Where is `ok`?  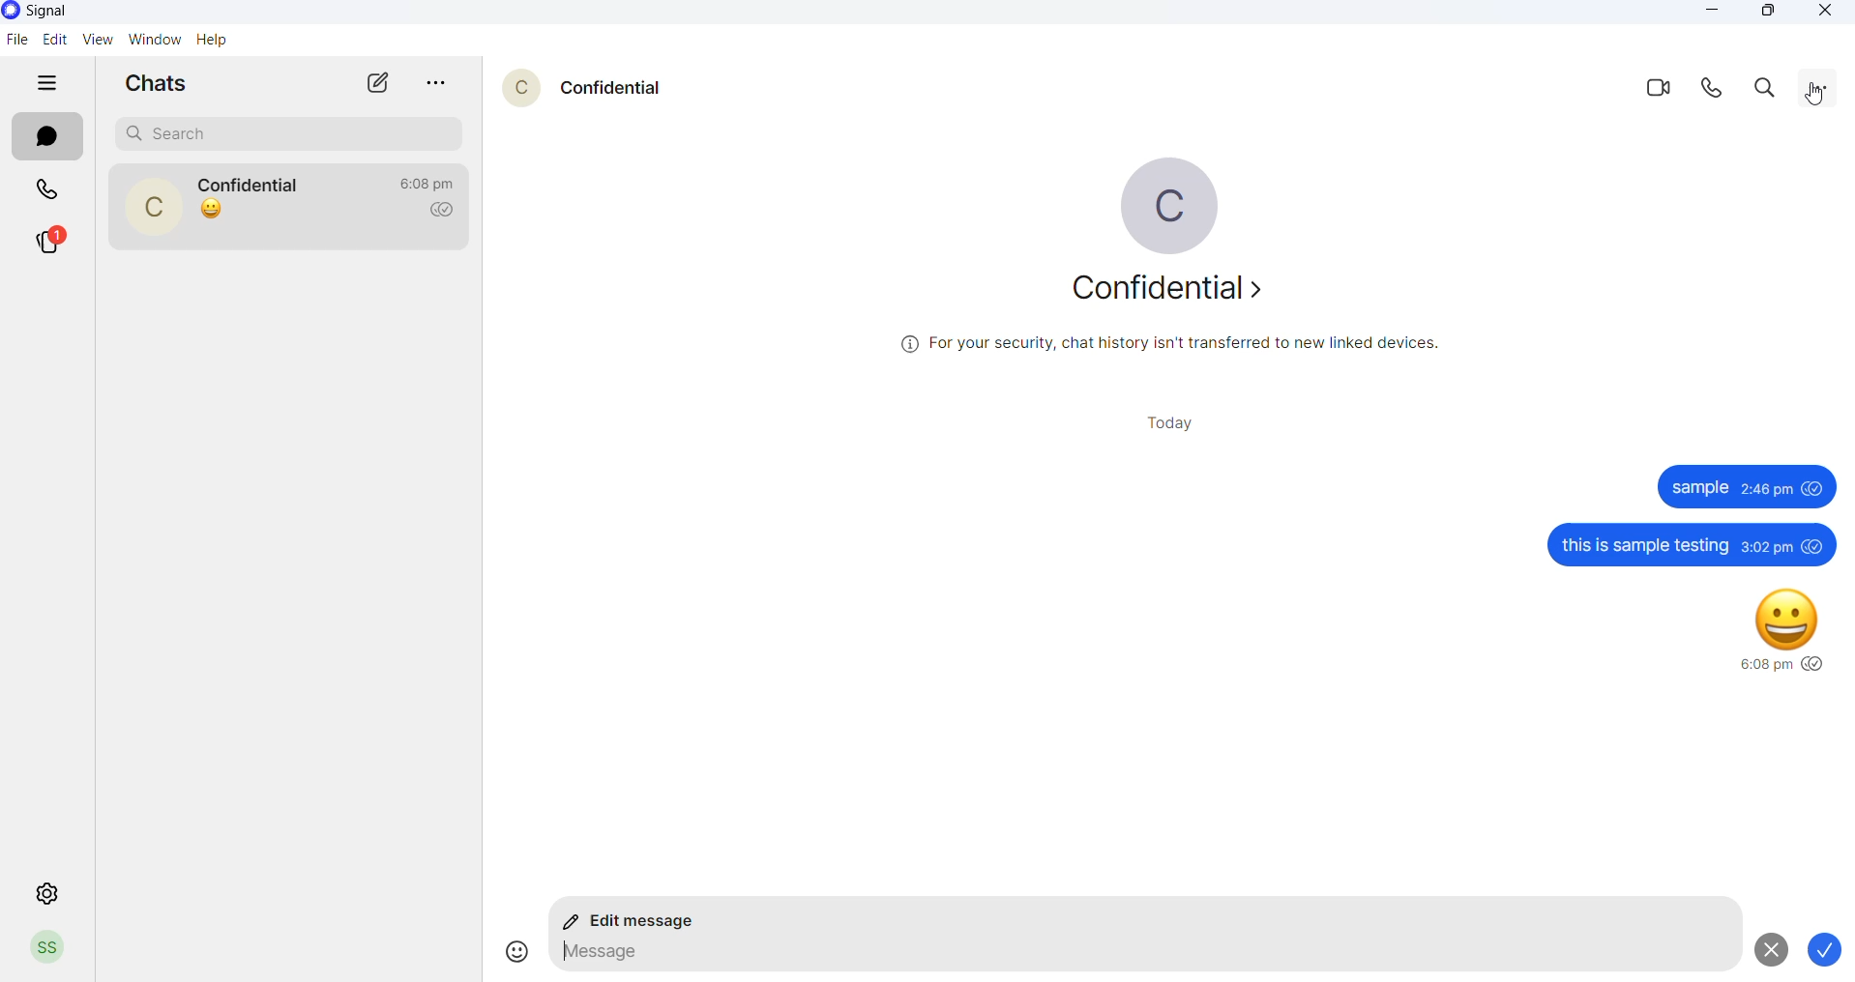
ok is located at coordinates (1830, 951).